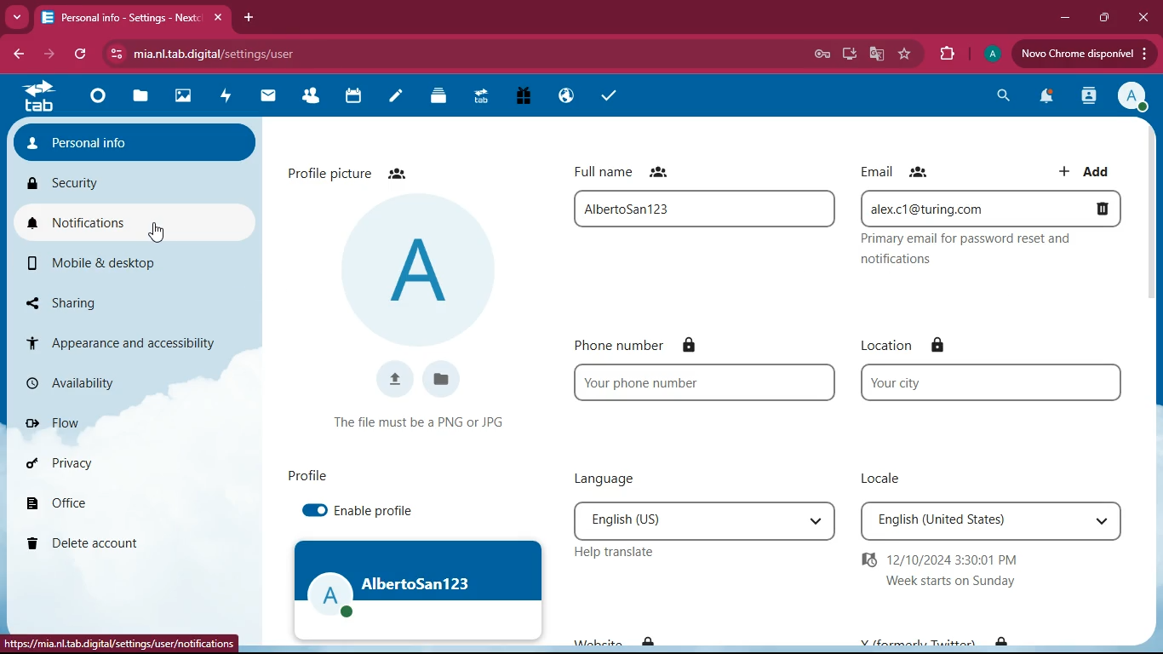 Image resolution: width=1163 pixels, height=654 pixels. Describe the element at coordinates (441, 98) in the screenshot. I see `layers` at that location.